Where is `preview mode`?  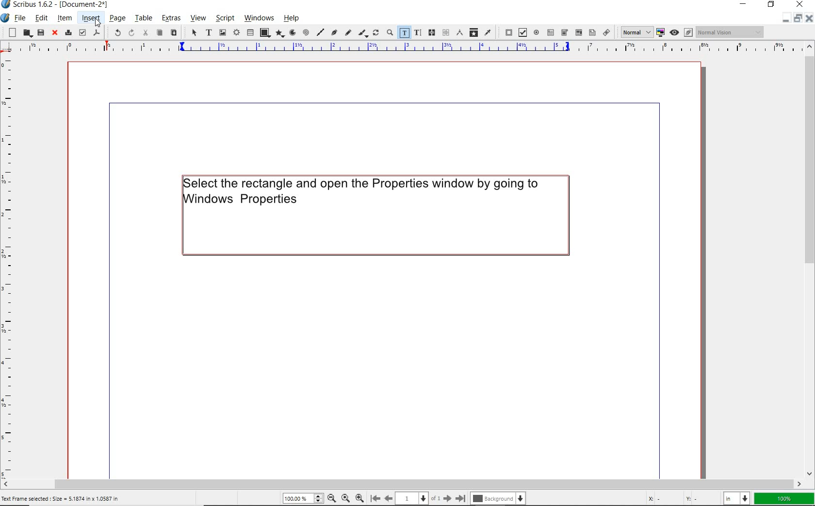 preview mode is located at coordinates (681, 32).